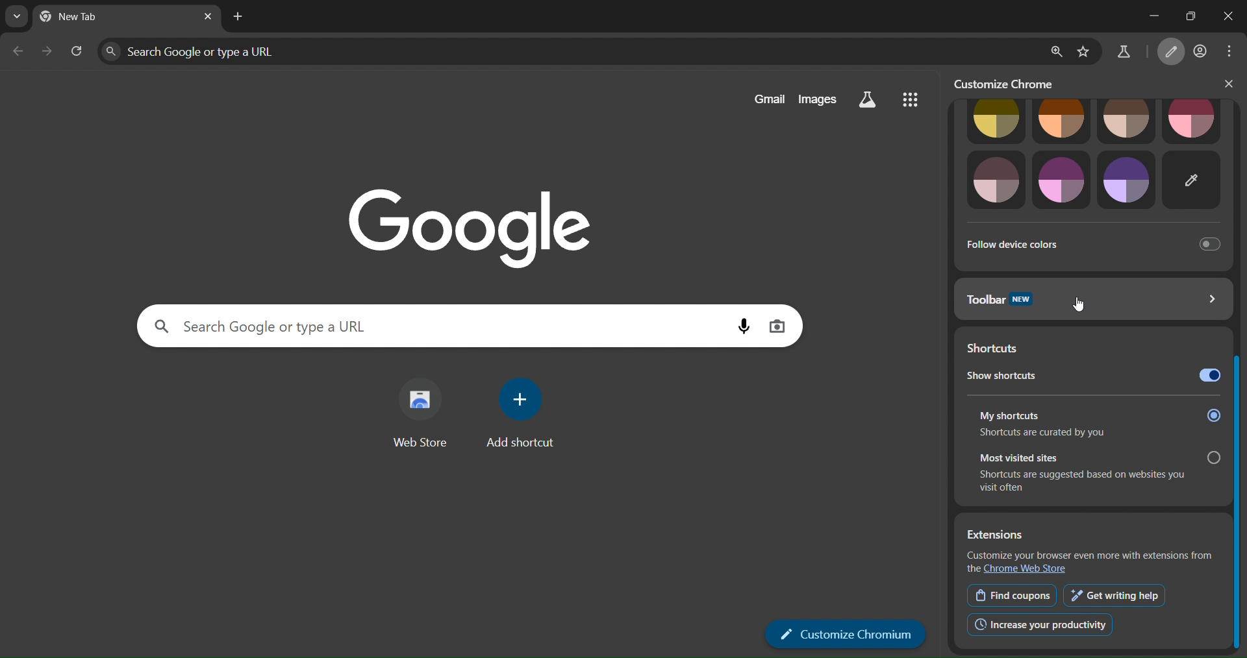  Describe the element at coordinates (1202, 50) in the screenshot. I see `account` at that location.